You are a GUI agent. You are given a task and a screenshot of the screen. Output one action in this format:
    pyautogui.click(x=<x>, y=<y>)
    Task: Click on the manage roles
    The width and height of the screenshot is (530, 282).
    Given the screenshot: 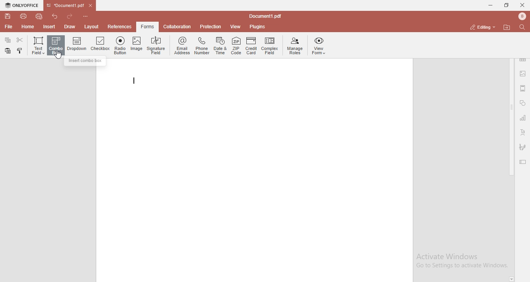 What is the action you would take?
    pyautogui.click(x=295, y=46)
    